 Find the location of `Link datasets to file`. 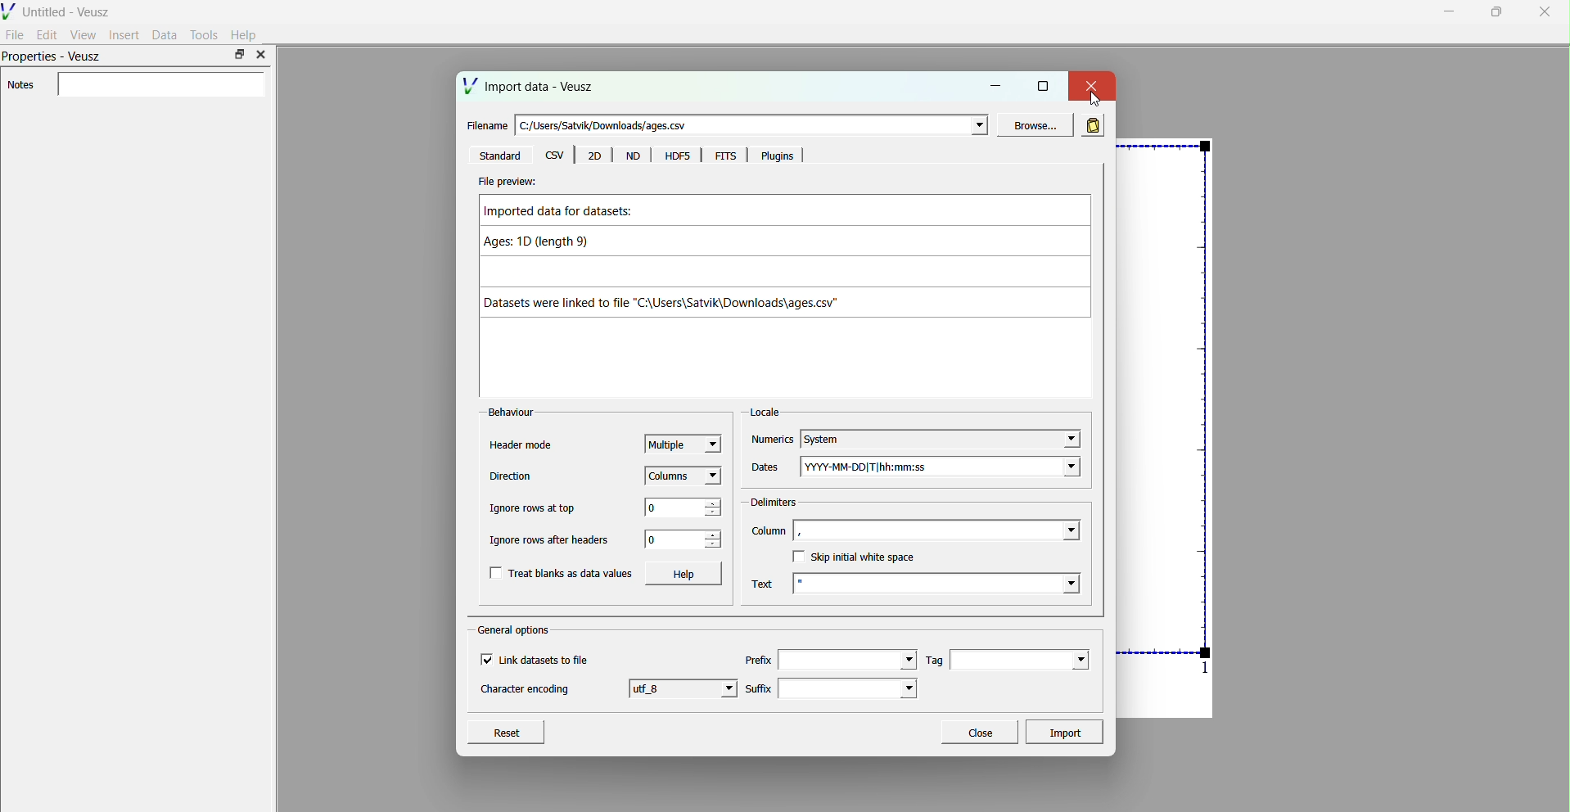

Link datasets to file is located at coordinates (548, 660).